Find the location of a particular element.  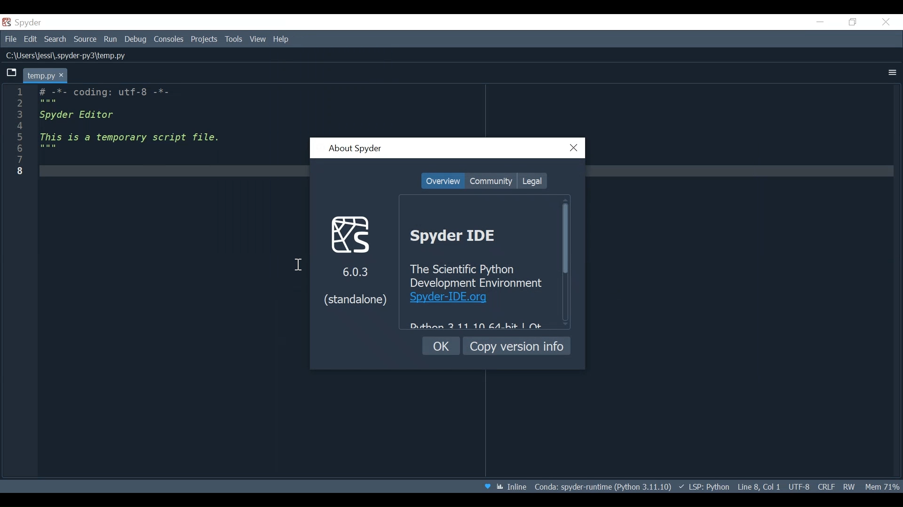

Spyder Desktop icon is located at coordinates (23, 23).